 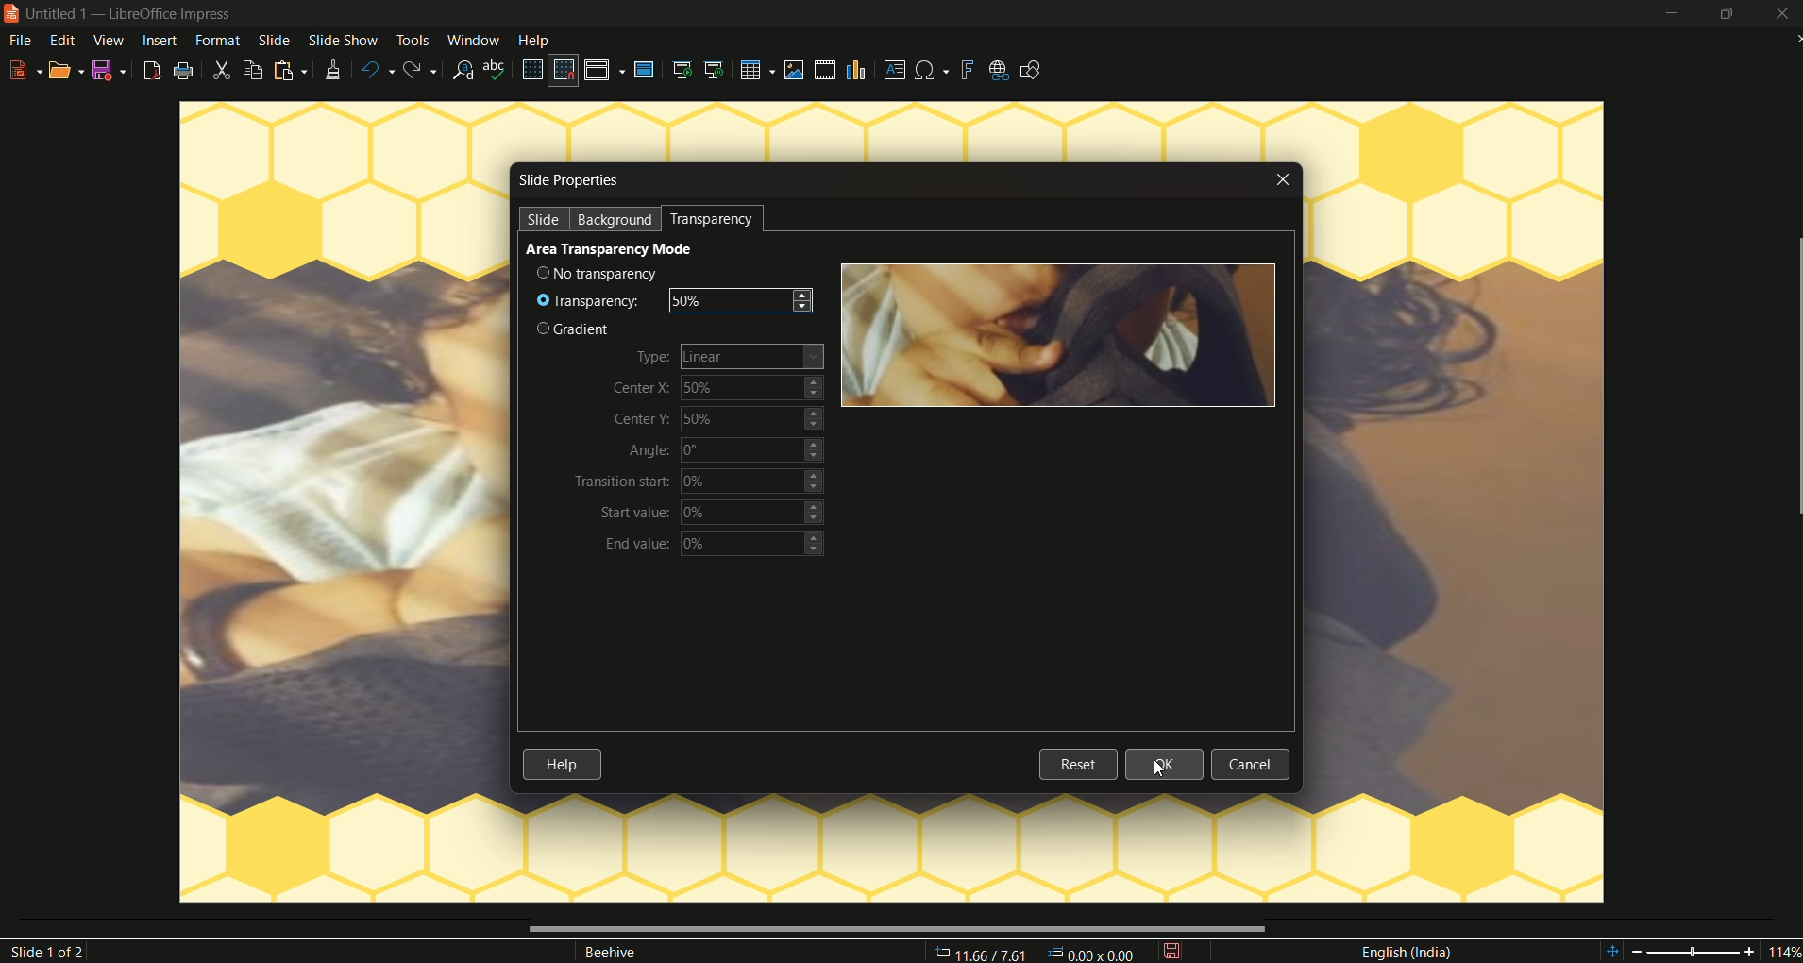 What do you see at coordinates (617, 220) in the screenshot?
I see `background` at bounding box center [617, 220].